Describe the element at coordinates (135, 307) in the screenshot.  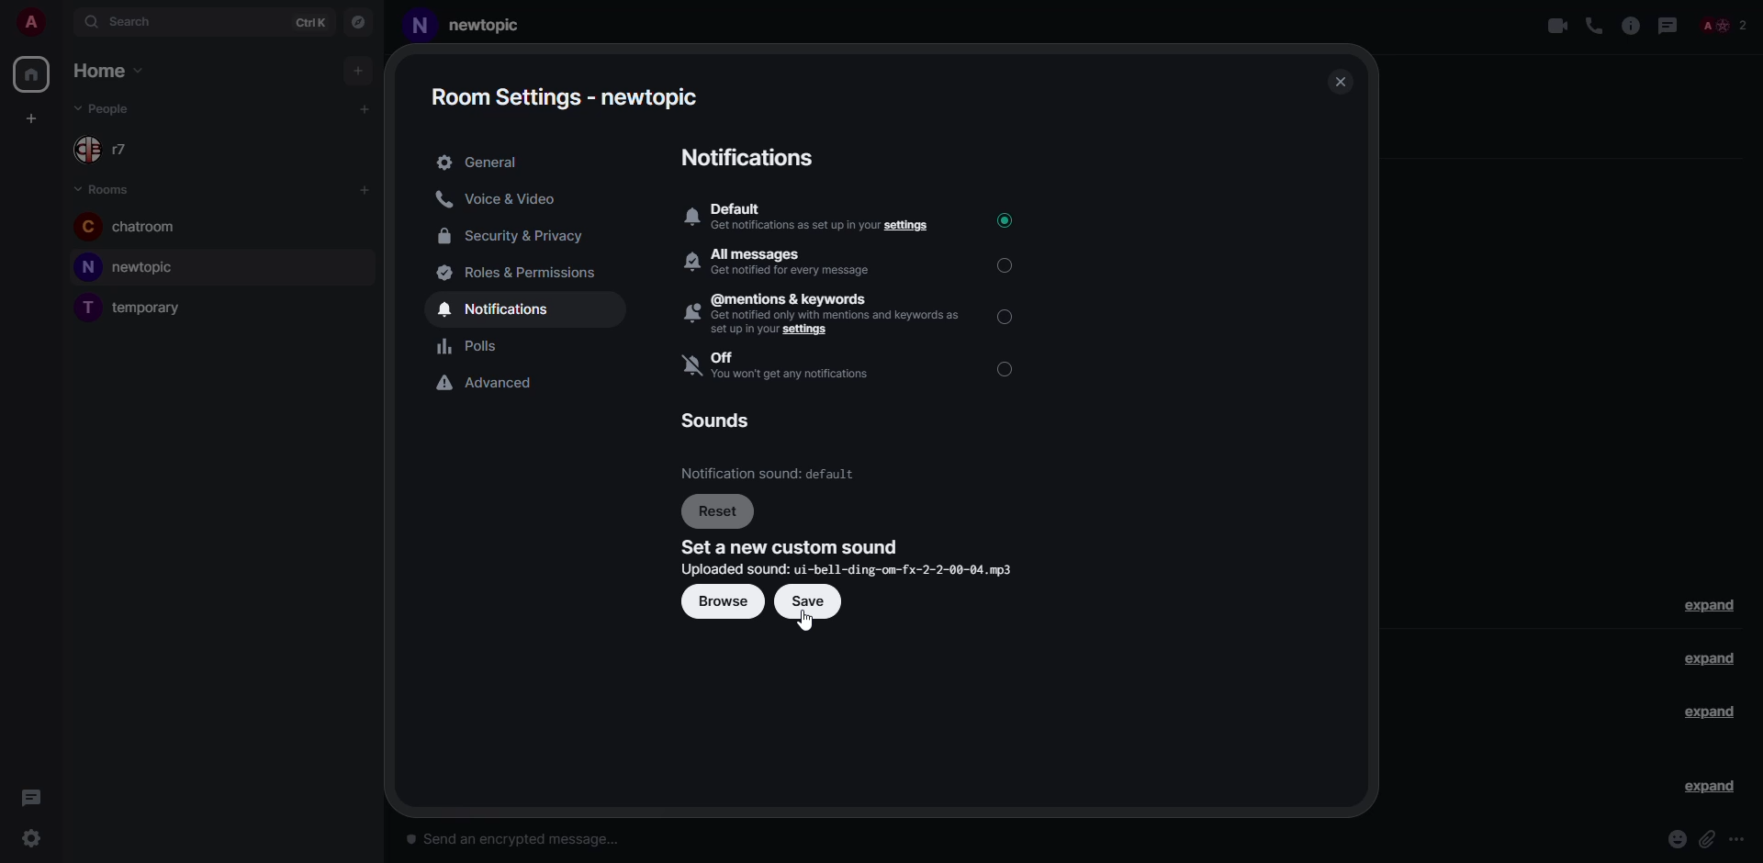
I see `room` at that location.